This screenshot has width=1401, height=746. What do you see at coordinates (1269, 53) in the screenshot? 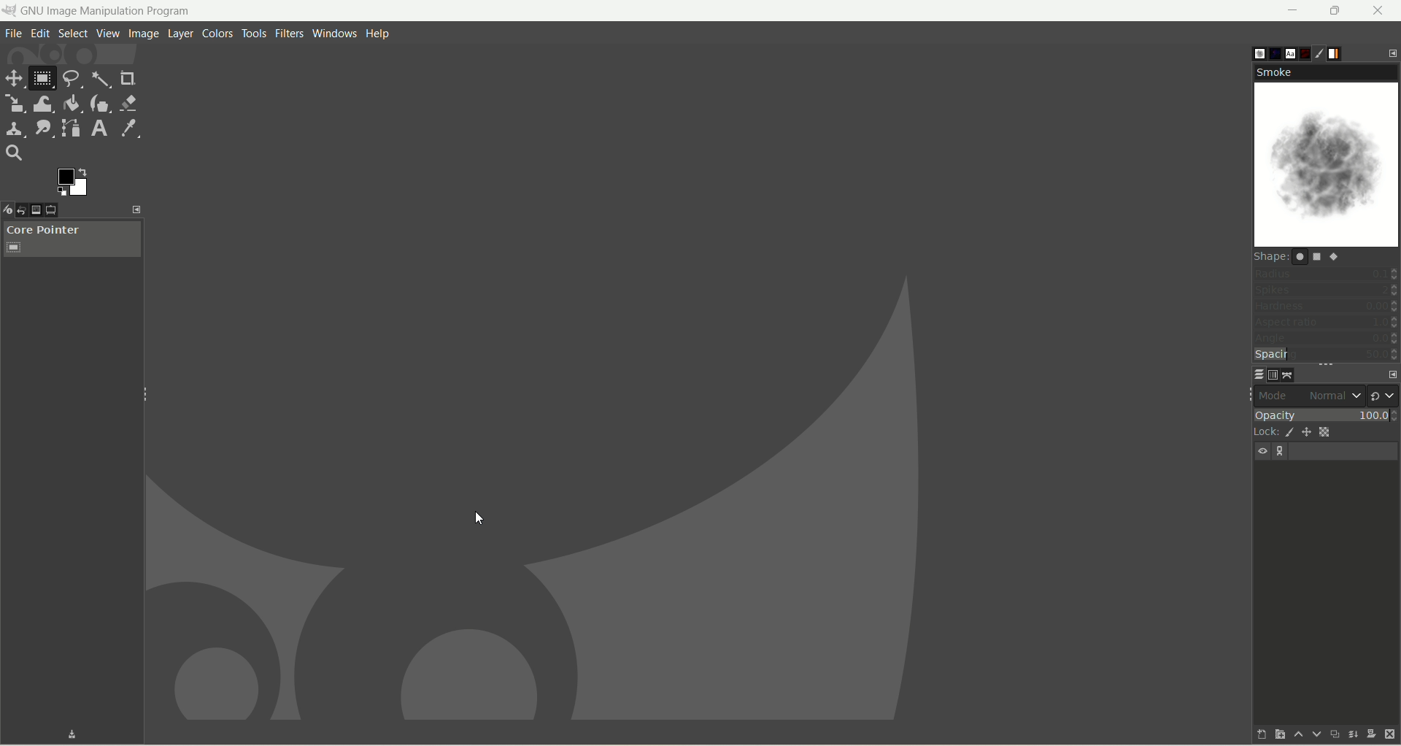
I see `pattern` at bounding box center [1269, 53].